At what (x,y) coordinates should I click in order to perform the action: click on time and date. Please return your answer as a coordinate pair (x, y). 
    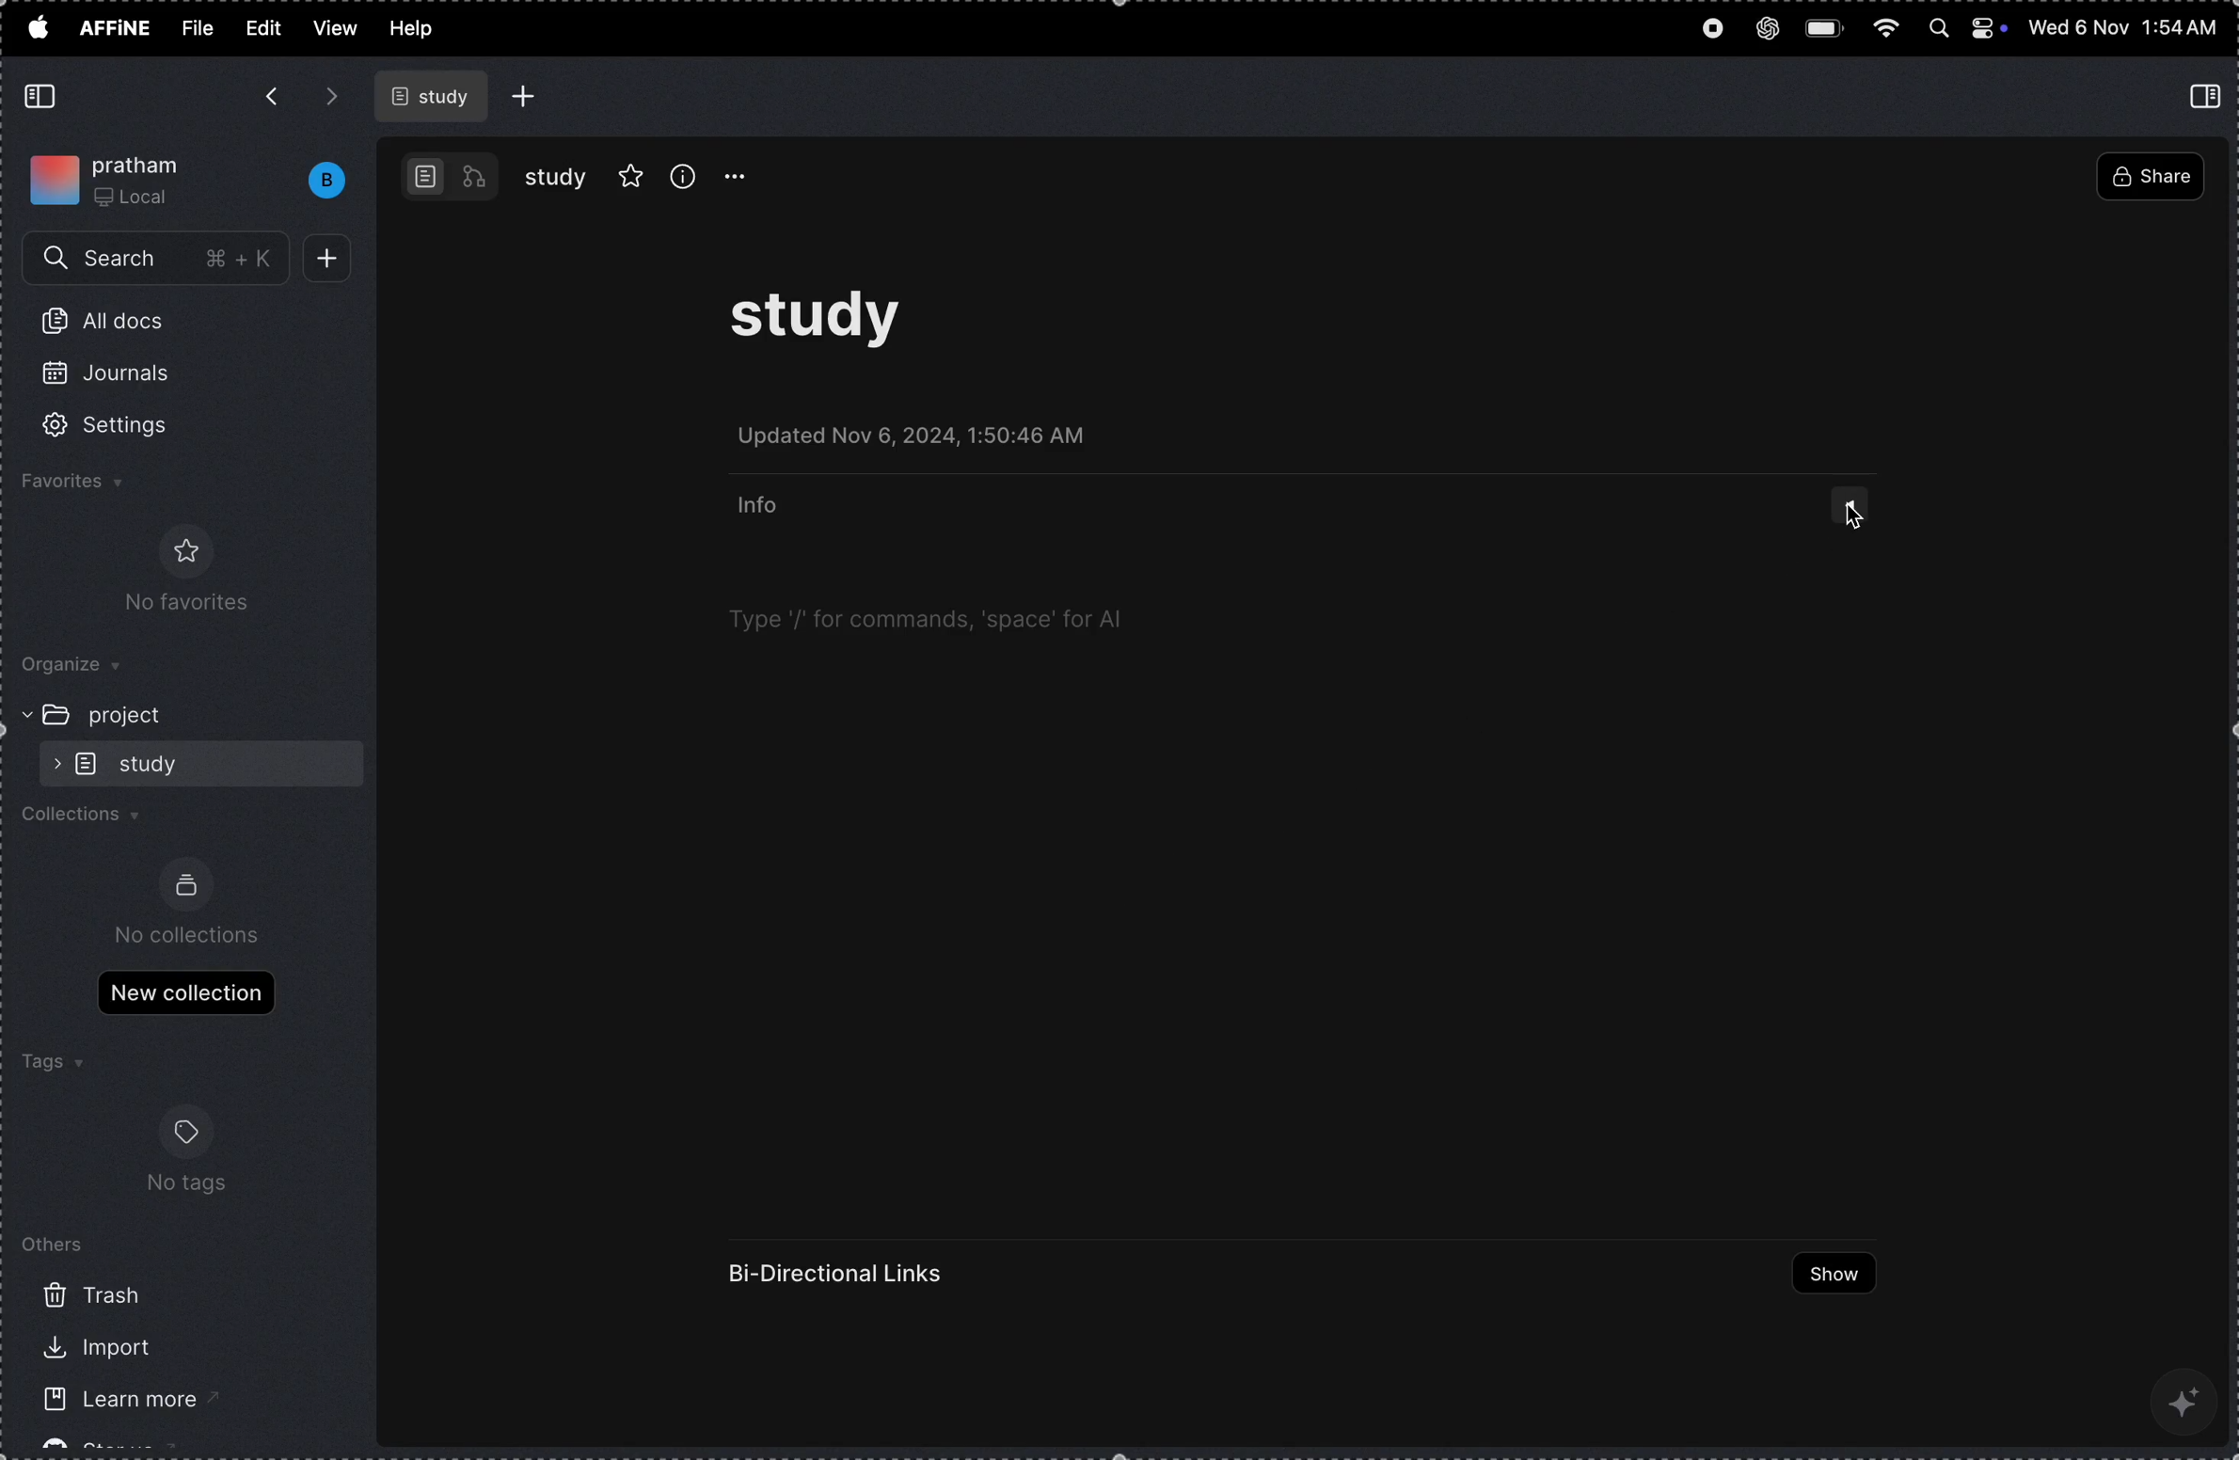
    Looking at the image, I should click on (2123, 28).